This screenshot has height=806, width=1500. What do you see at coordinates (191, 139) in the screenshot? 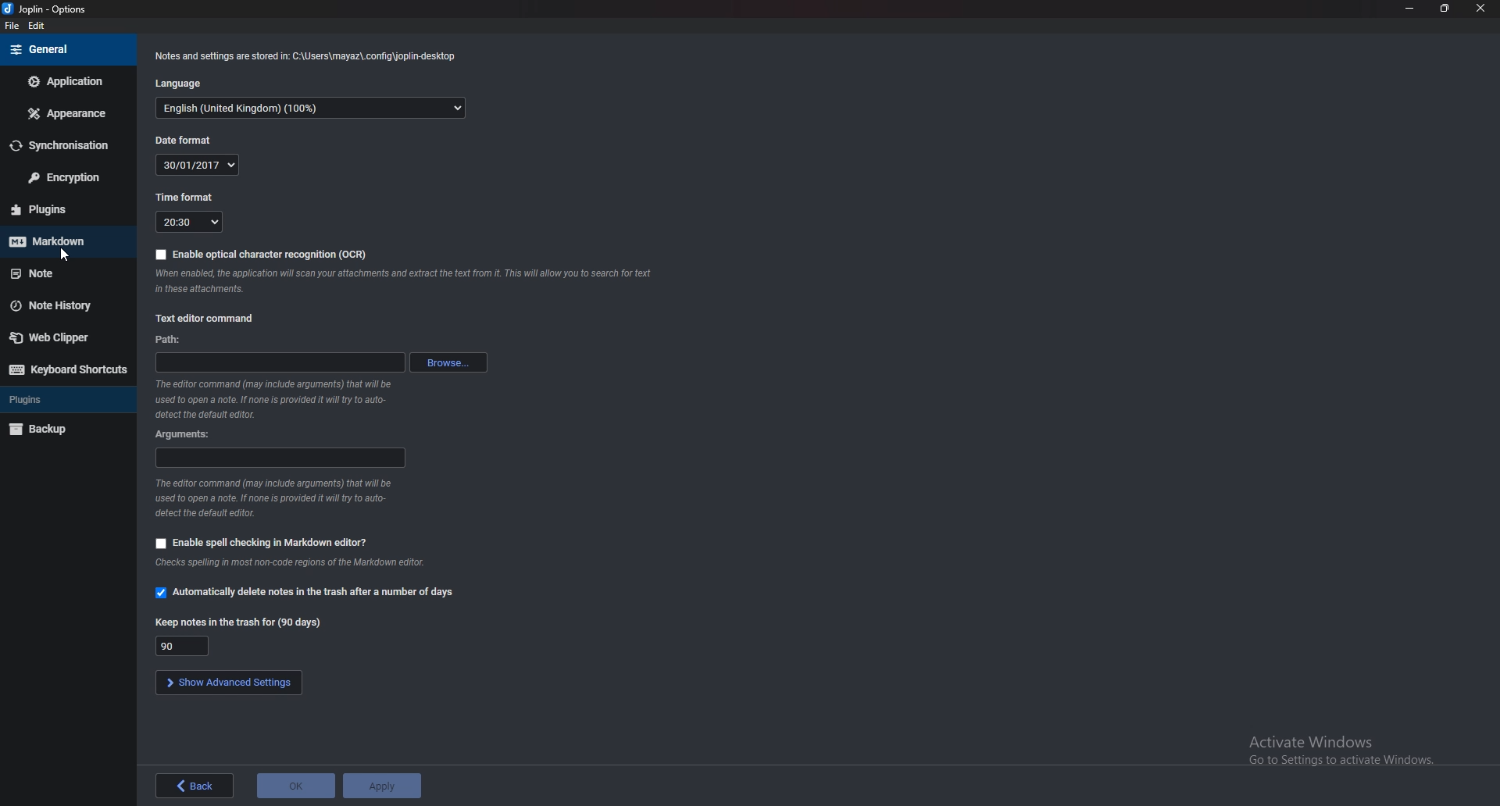
I see `date format` at bounding box center [191, 139].